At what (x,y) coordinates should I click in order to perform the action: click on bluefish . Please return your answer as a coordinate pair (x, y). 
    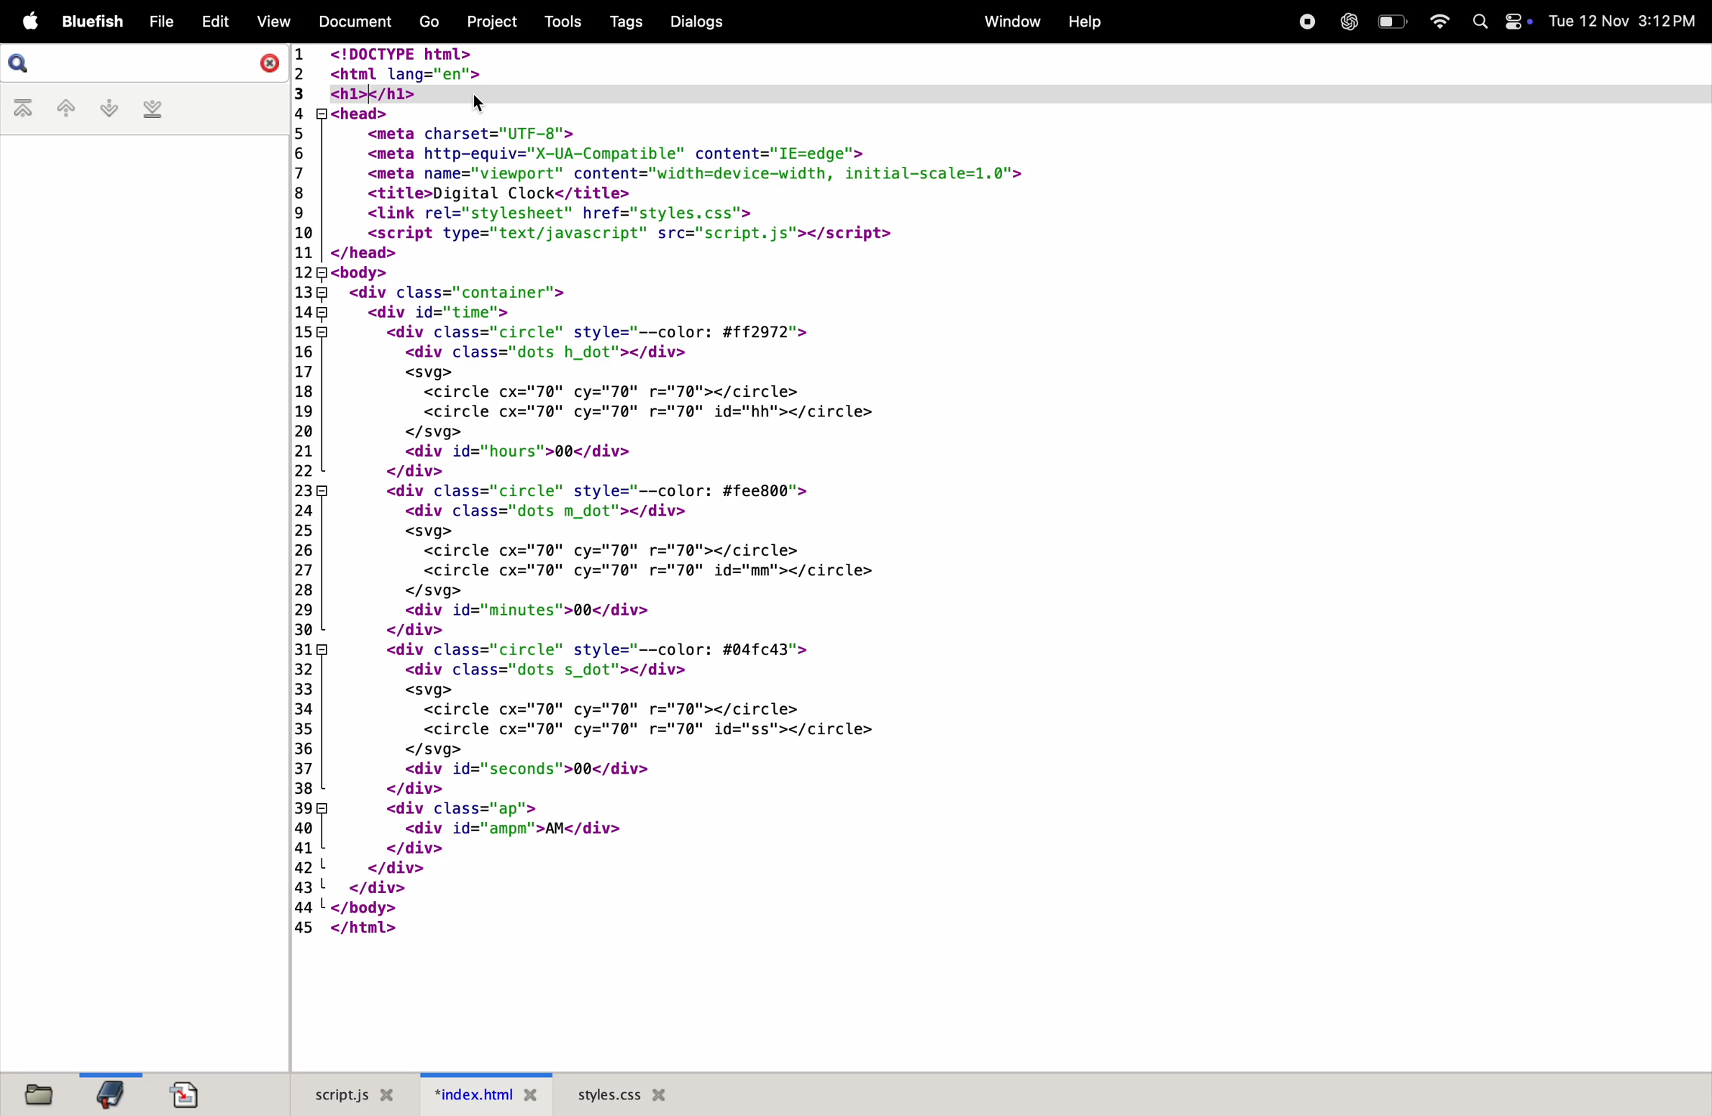
    Looking at the image, I should click on (94, 22).